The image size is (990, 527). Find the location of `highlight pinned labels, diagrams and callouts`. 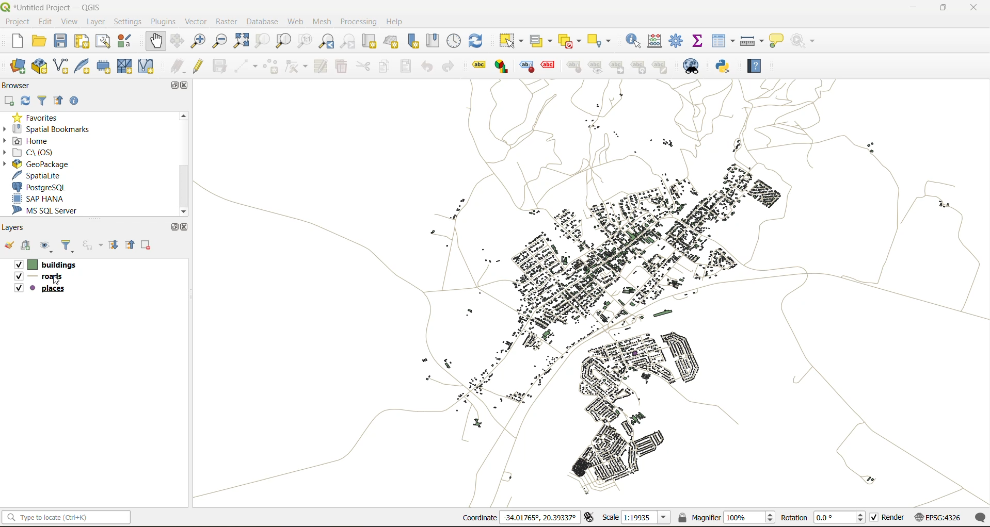

highlight pinned labels, diagrams and callouts is located at coordinates (529, 67).